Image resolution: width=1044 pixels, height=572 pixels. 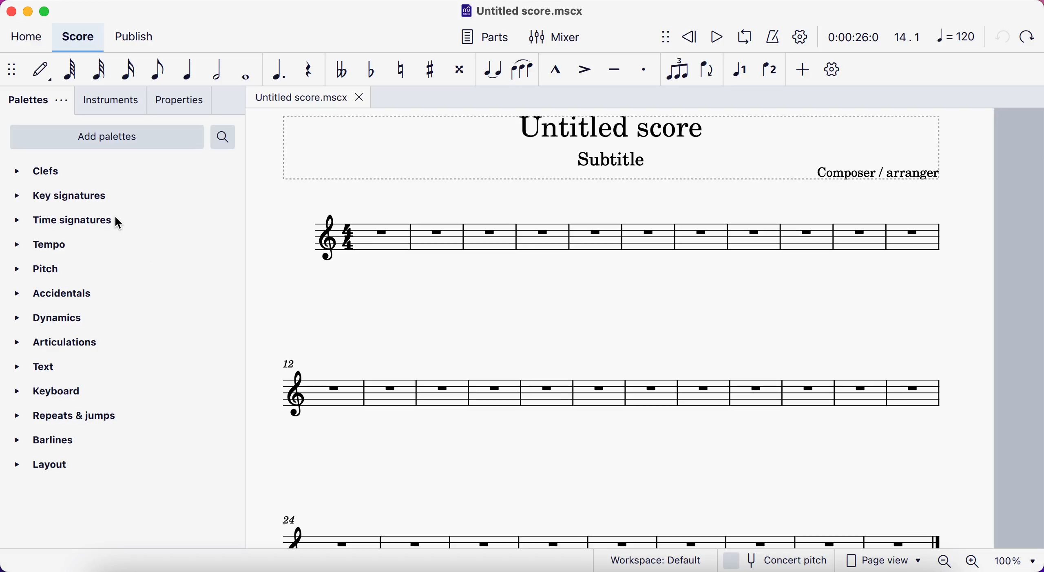 What do you see at coordinates (74, 222) in the screenshot?
I see `time signatures` at bounding box center [74, 222].